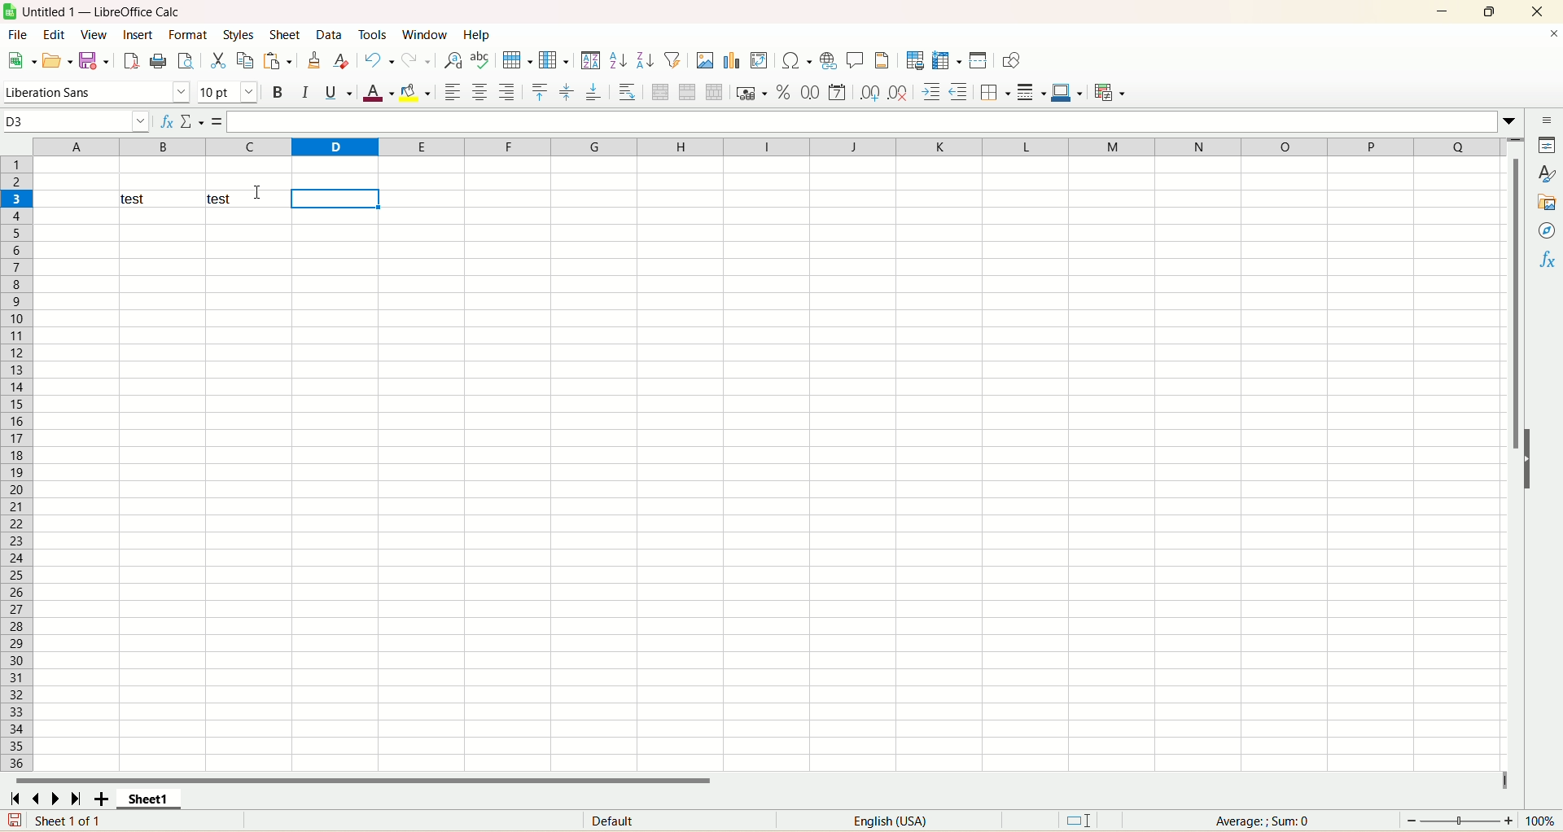 Image resolution: width=1563 pixels, height=832 pixels. Describe the element at coordinates (828, 61) in the screenshot. I see `insert hyperlink` at that location.